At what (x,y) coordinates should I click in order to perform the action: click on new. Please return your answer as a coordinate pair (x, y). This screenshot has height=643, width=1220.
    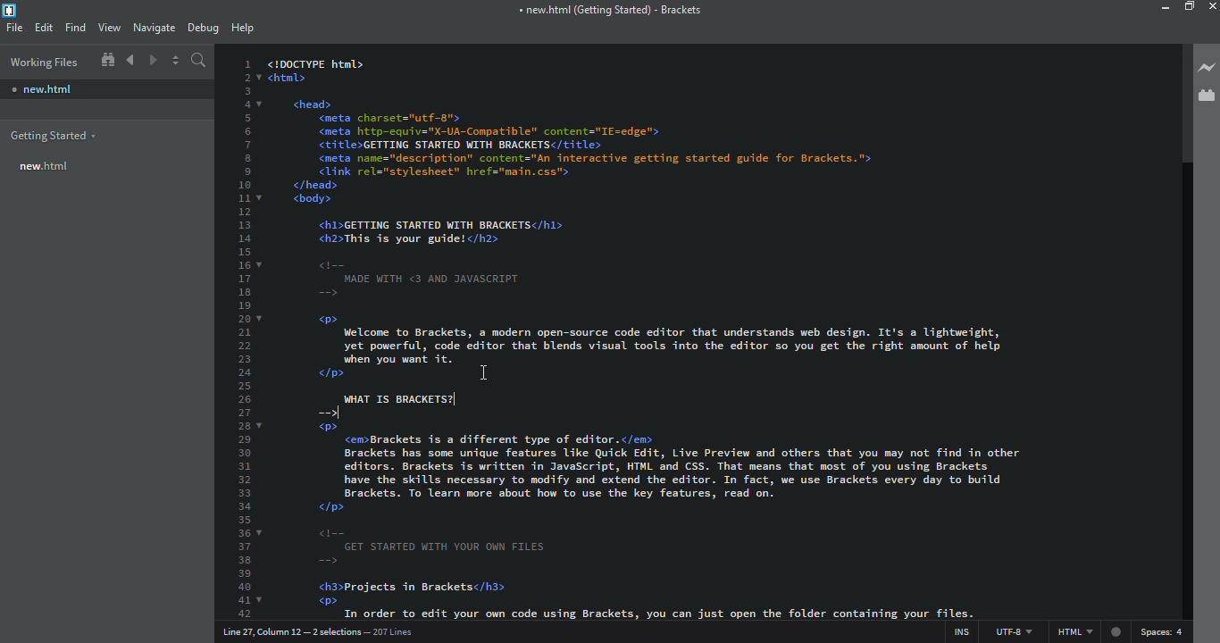
    Looking at the image, I should click on (43, 166).